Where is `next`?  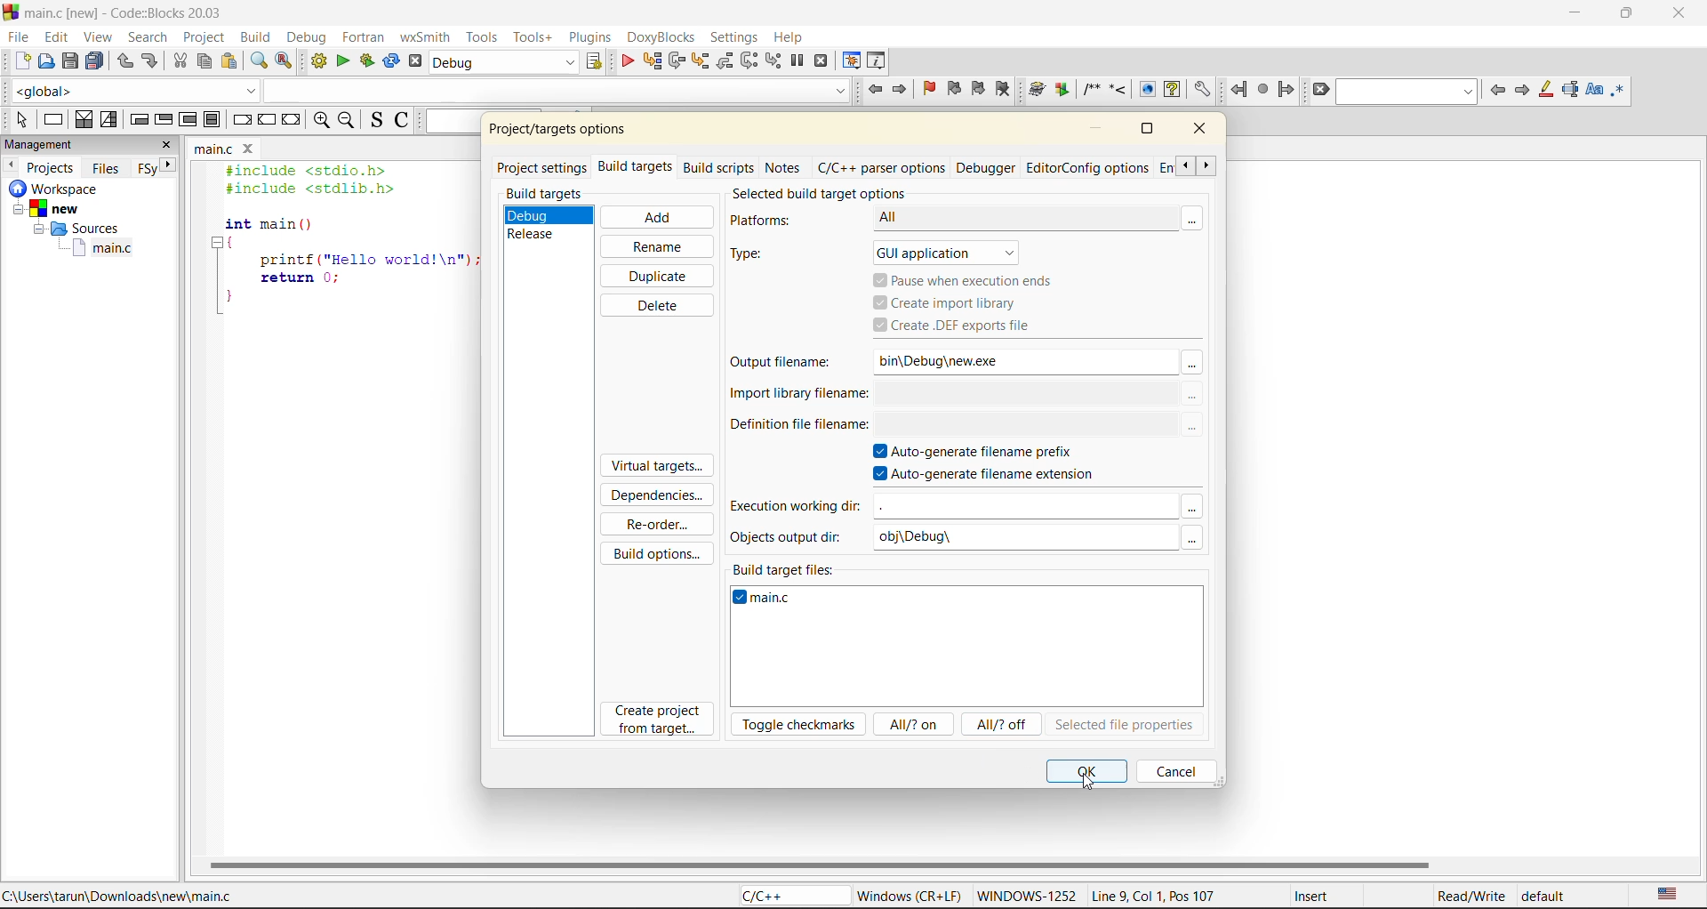 next is located at coordinates (171, 165).